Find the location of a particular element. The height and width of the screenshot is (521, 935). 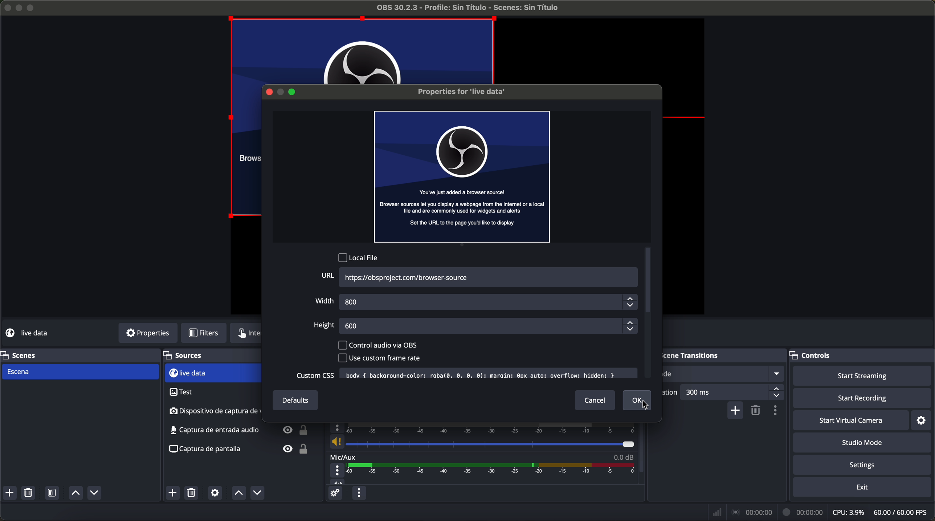

timeline is located at coordinates (491, 428).